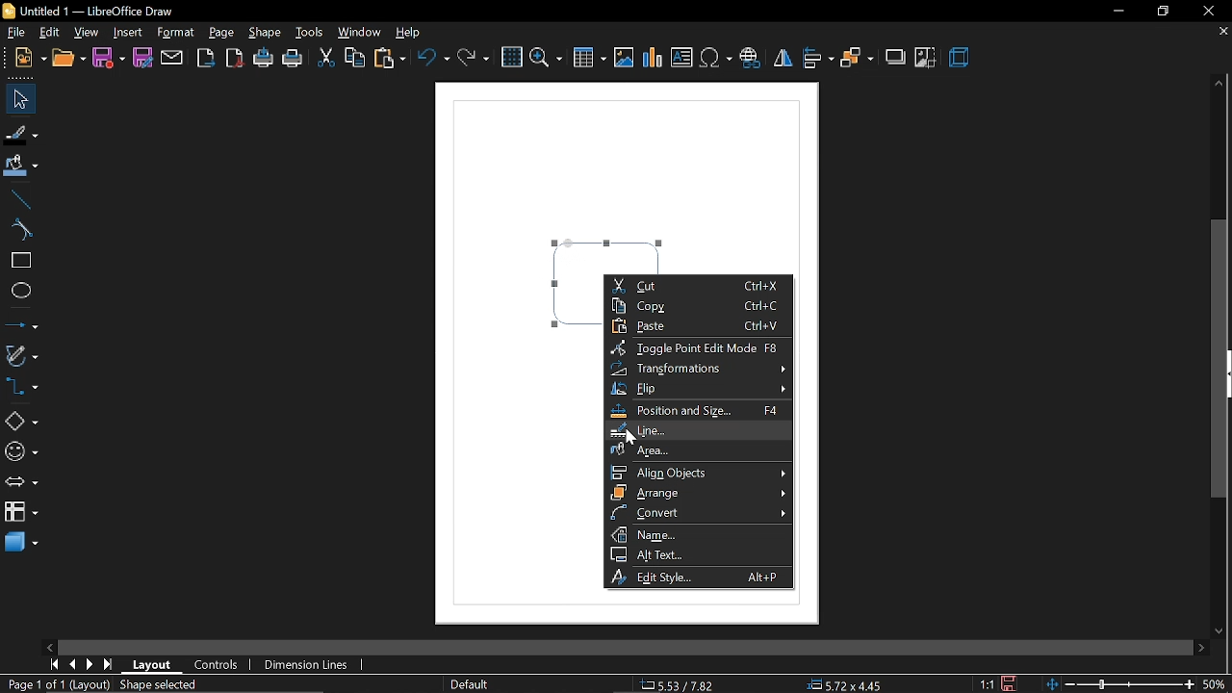 Image resolution: width=1232 pixels, height=693 pixels. What do you see at coordinates (21, 423) in the screenshot?
I see `basic shapes` at bounding box center [21, 423].